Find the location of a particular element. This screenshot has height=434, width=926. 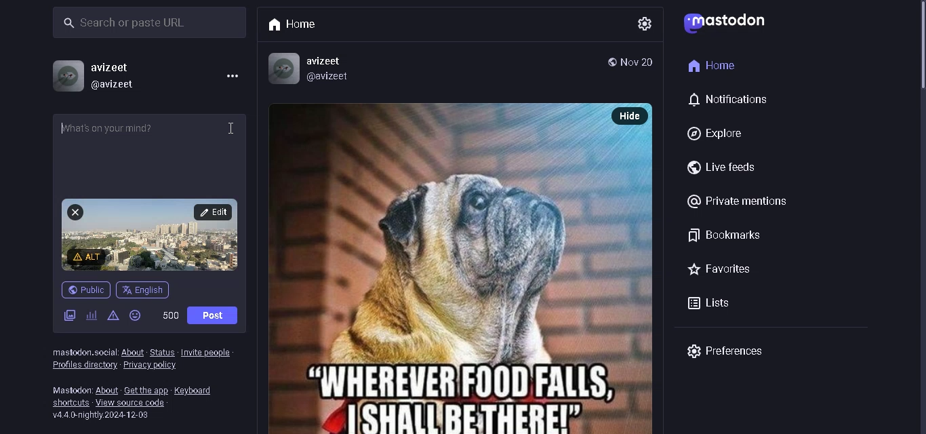

live feeds is located at coordinates (723, 166).